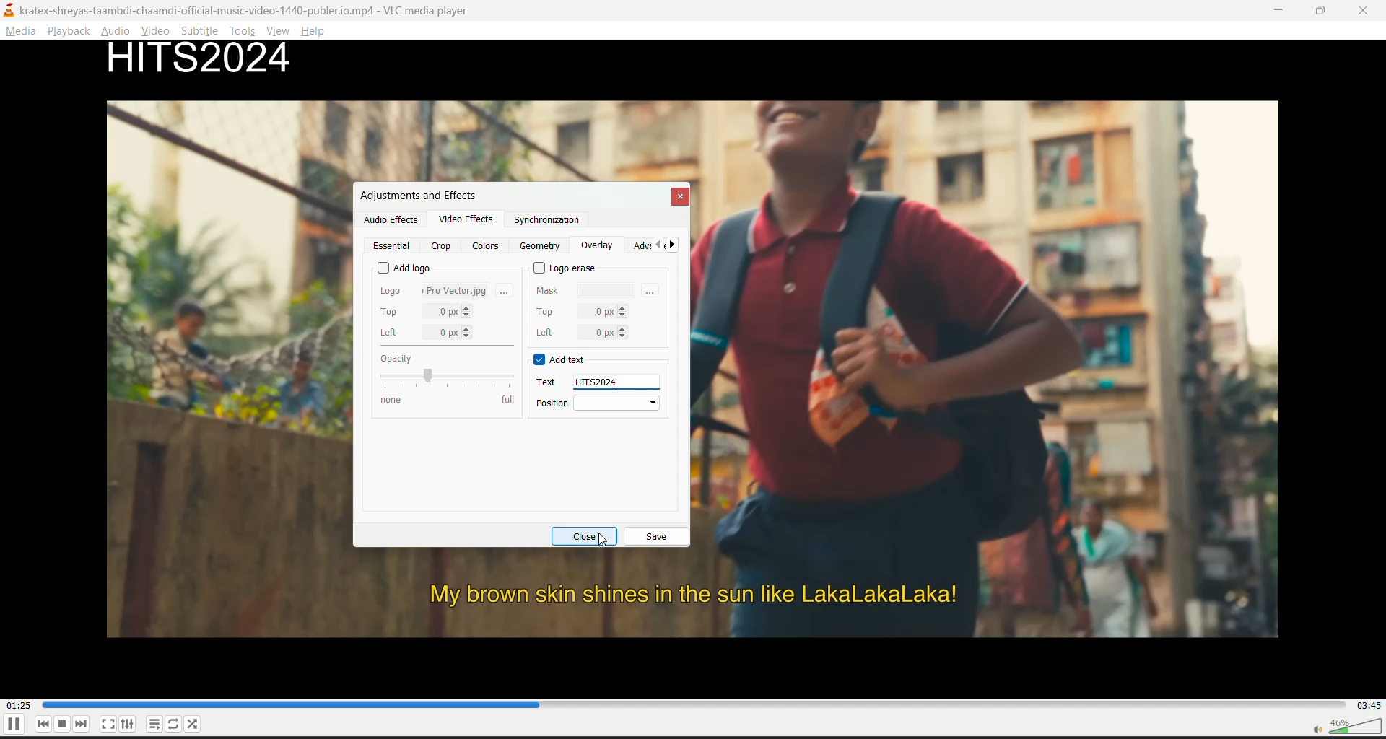 This screenshot has height=739, width=1386. Describe the element at coordinates (316, 31) in the screenshot. I see `help` at that location.